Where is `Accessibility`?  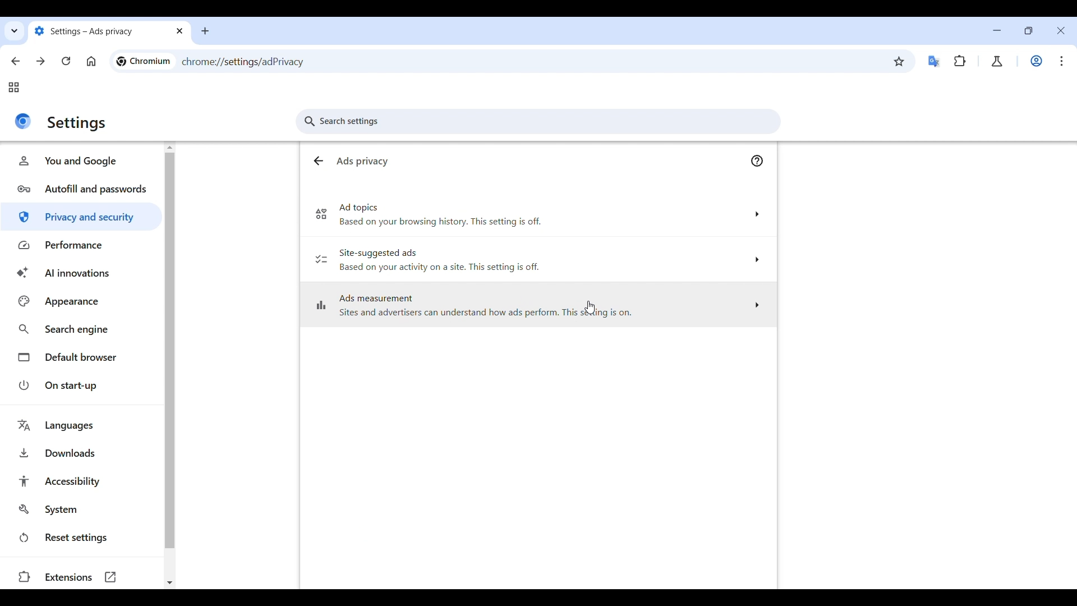 Accessibility is located at coordinates (82, 481).